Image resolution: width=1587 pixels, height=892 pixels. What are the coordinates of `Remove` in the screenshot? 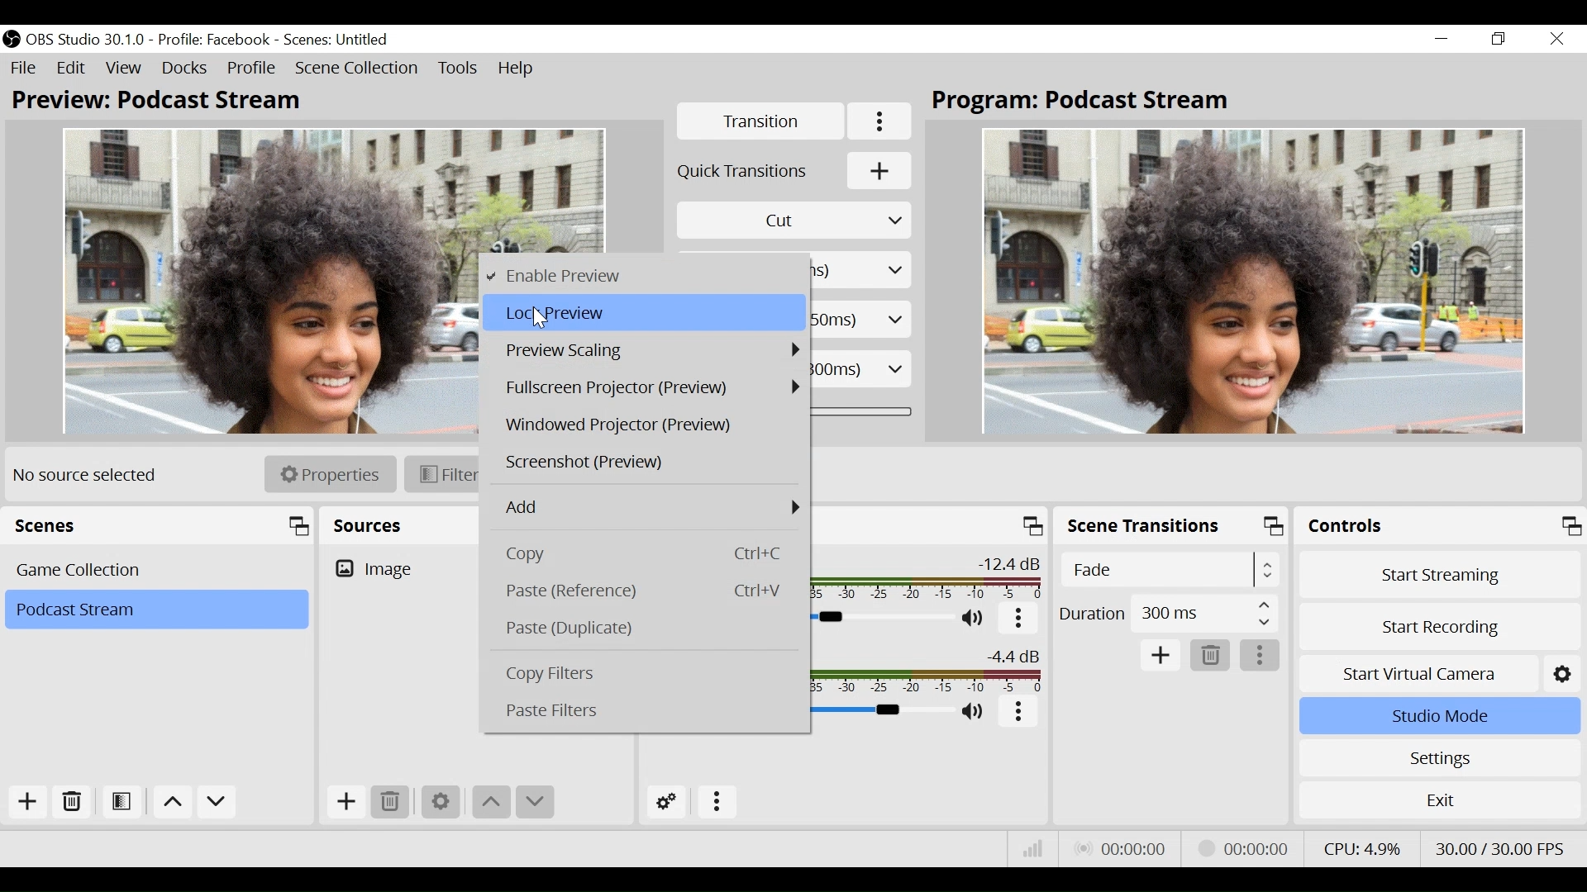 It's located at (393, 802).